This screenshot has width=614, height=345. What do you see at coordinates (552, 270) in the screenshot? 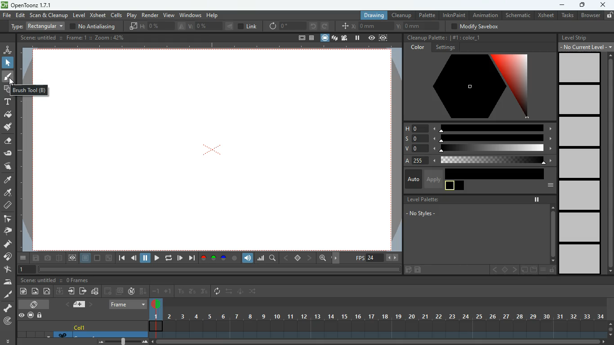
I see `unlock` at bounding box center [552, 270].